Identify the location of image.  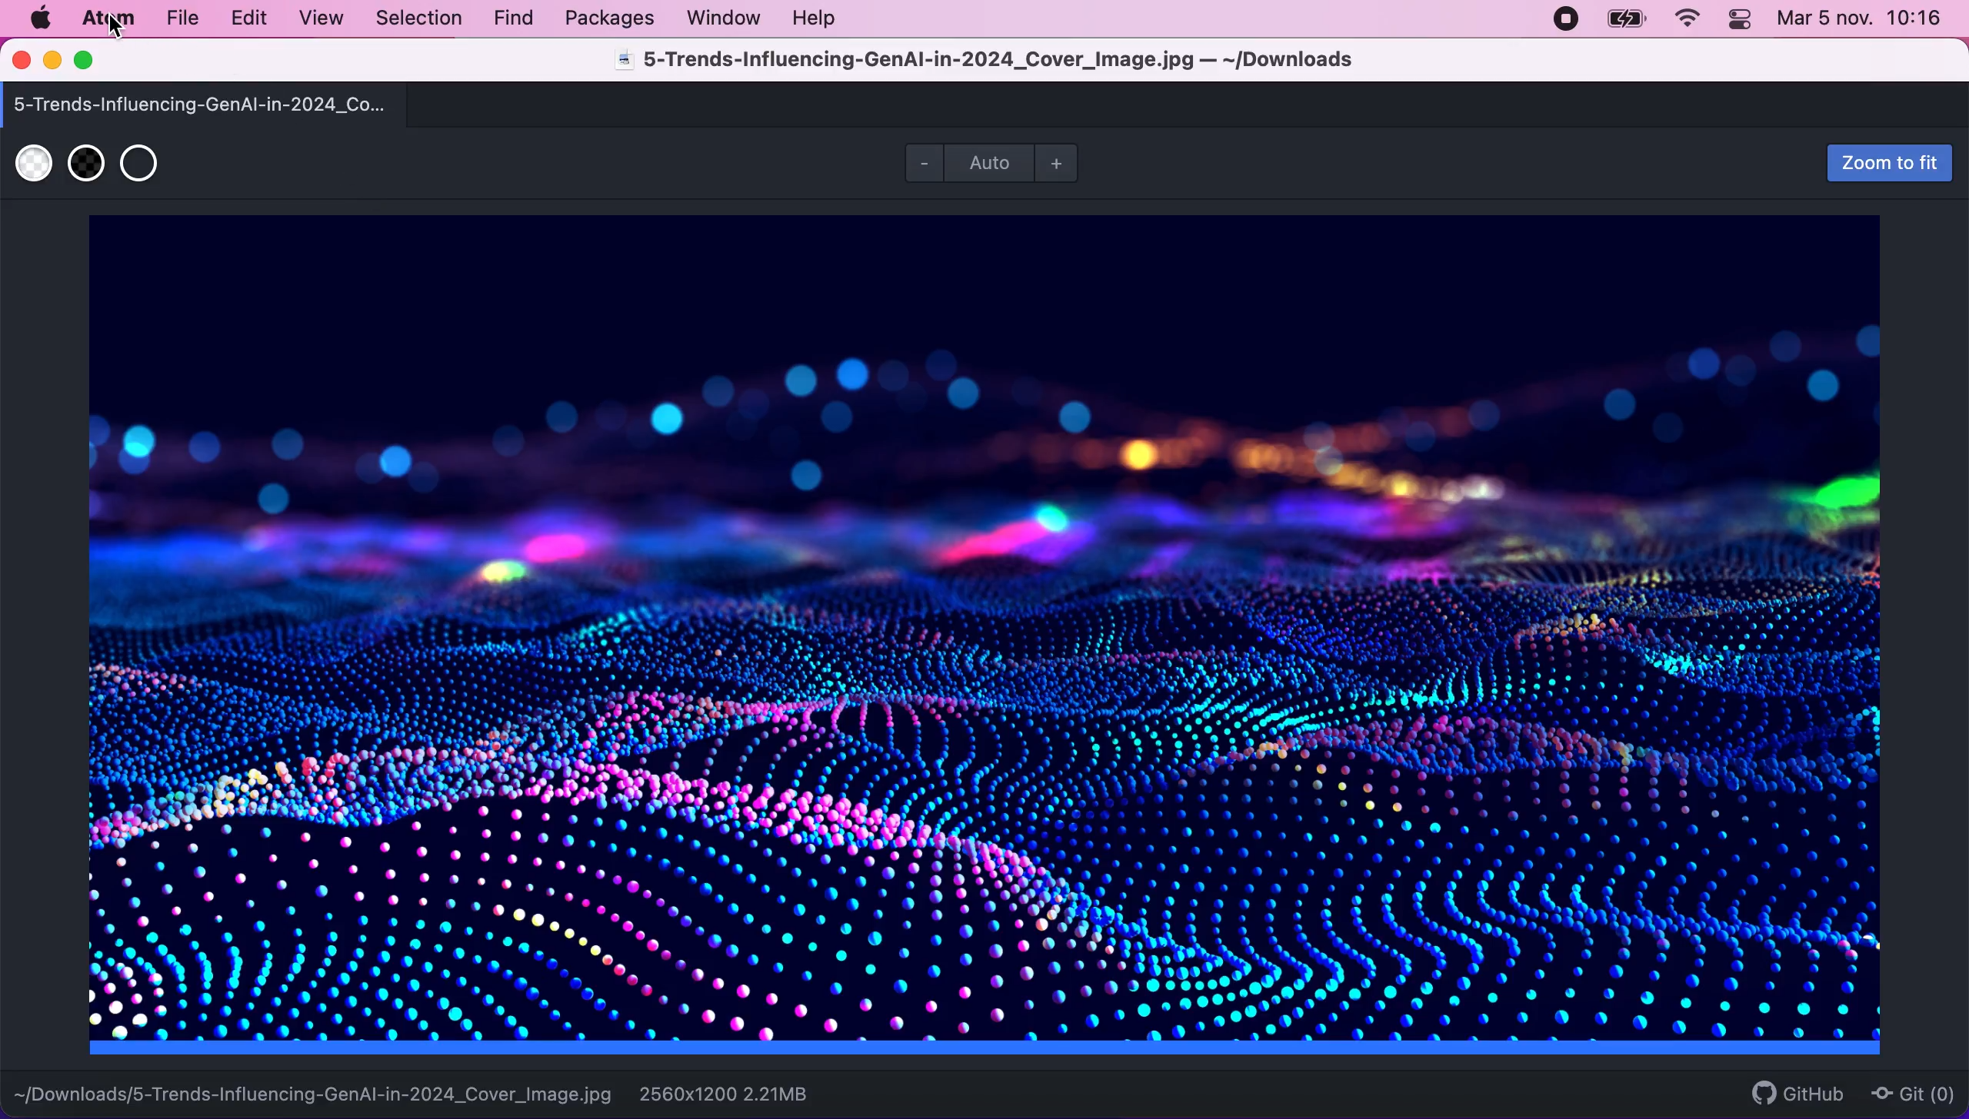
(992, 638).